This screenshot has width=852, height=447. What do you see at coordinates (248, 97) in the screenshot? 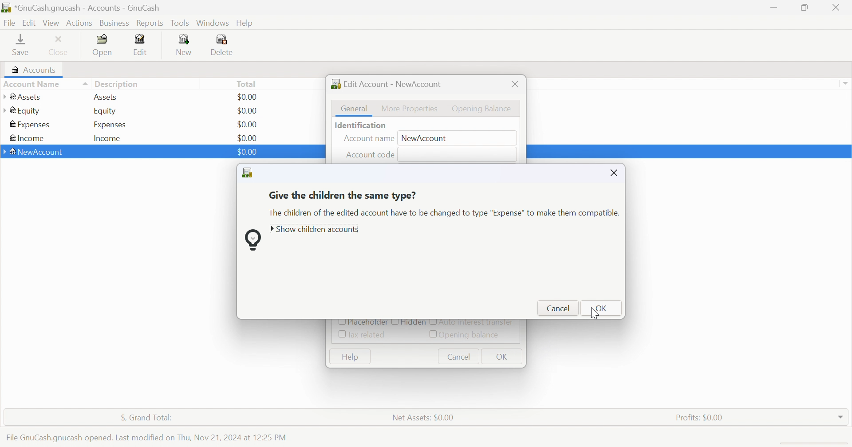
I see `$0.00` at bounding box center [248, 97].